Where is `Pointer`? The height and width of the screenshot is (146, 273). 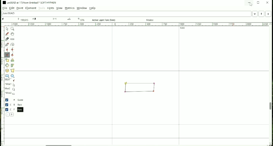 Pointer is located at coordinates (7, 29).